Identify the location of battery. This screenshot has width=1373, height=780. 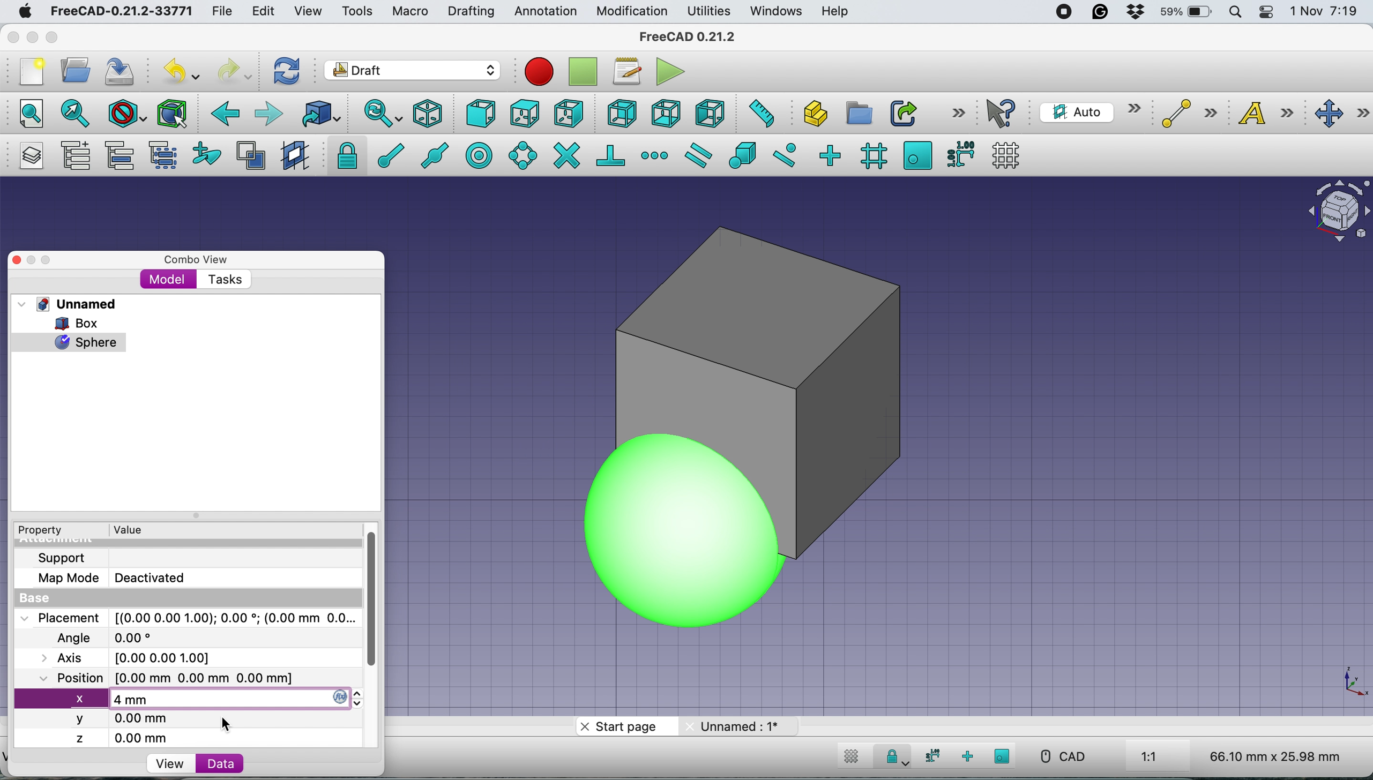
(1183, 13).